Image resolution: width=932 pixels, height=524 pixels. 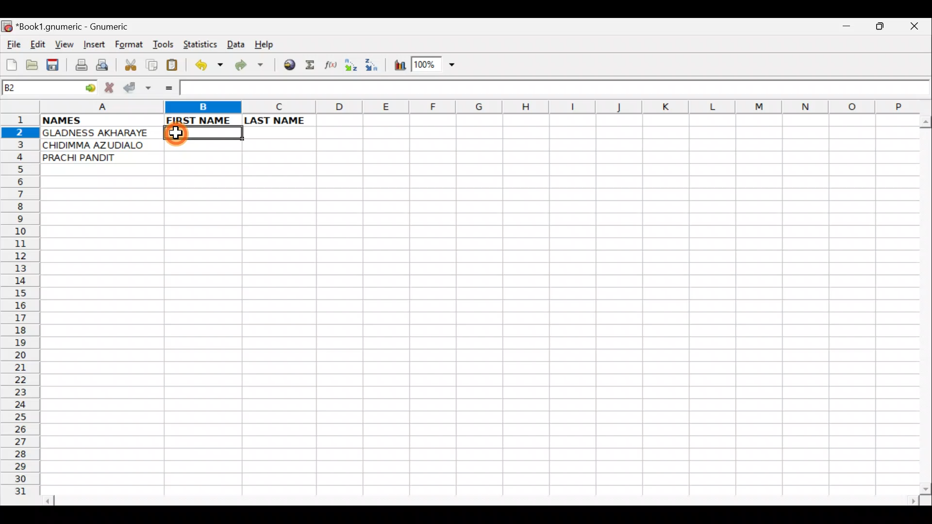 What do you see at coordinates (179, 132) in the screenshot?
I see `Cursor on cell B2` at bounding box center [179, 132].